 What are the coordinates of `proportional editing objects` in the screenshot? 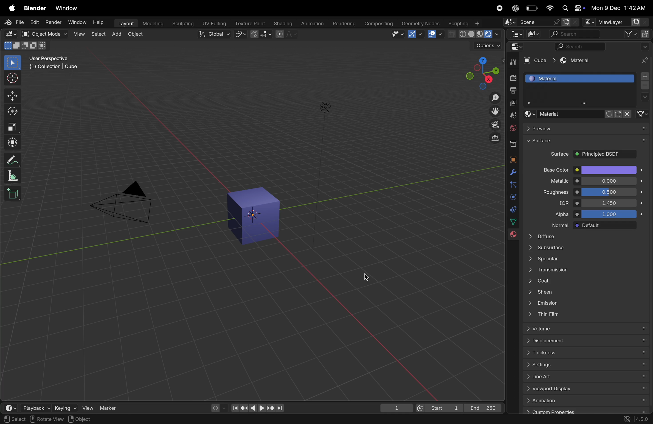 It's located at (286, 34).